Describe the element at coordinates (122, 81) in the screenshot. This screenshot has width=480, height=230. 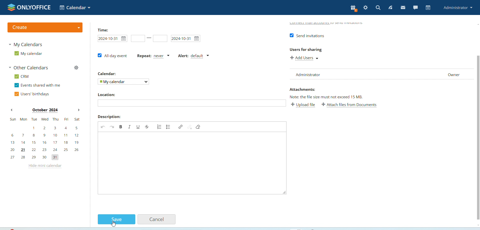
I see `my calendar` at that location.